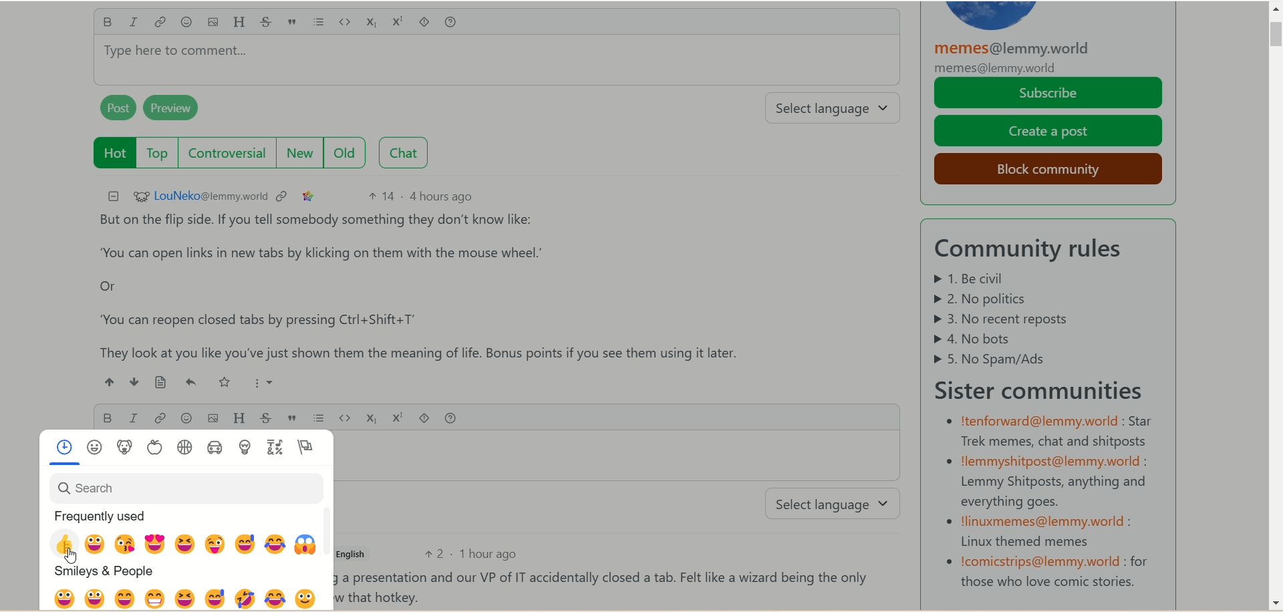 The image size is (1283, 612). Describe the element at coordinates (443, 196) in the screenshot. I see `4 hours ago (post date)` at that location.